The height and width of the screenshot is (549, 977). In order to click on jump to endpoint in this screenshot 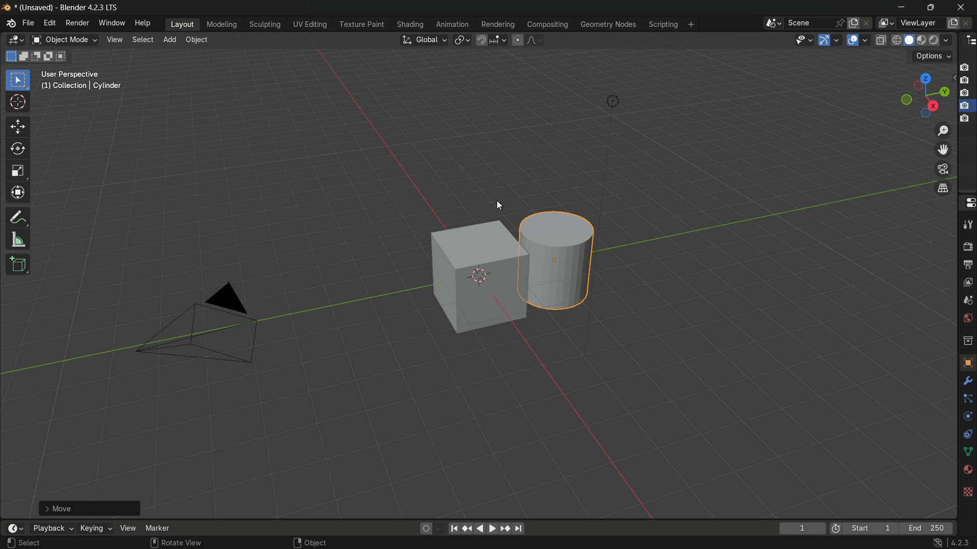, I will do `click(518, 529)`.